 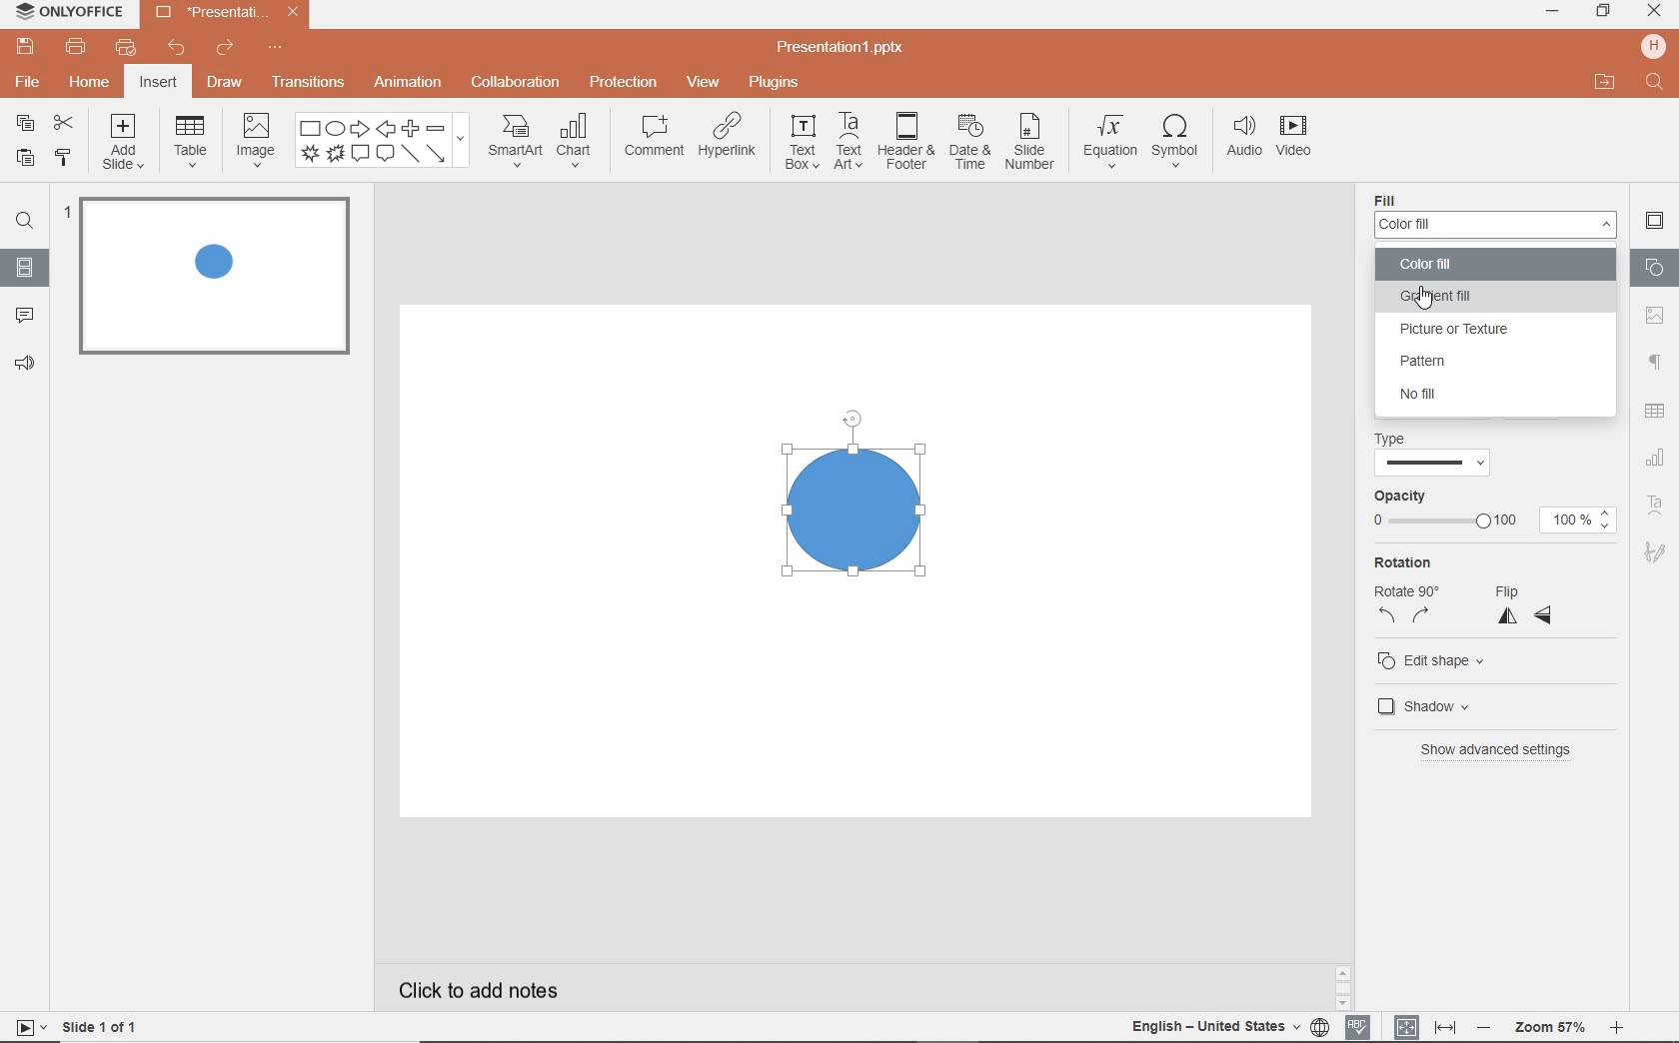 What do you see at coordinates (1427, 302) in the screenshot?
I see `mouse pointer` at bounding box center [1427, 302].